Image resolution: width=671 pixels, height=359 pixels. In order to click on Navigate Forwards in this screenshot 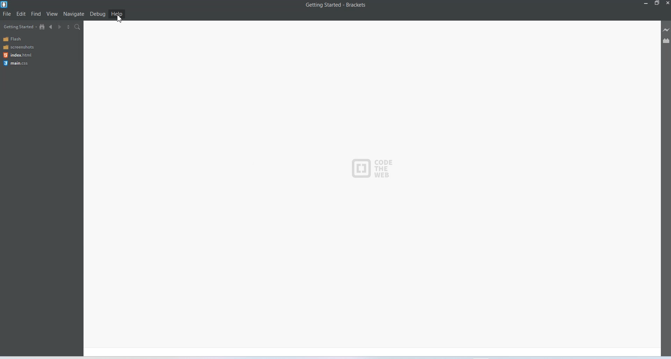, I will do `click(60, 27)`.